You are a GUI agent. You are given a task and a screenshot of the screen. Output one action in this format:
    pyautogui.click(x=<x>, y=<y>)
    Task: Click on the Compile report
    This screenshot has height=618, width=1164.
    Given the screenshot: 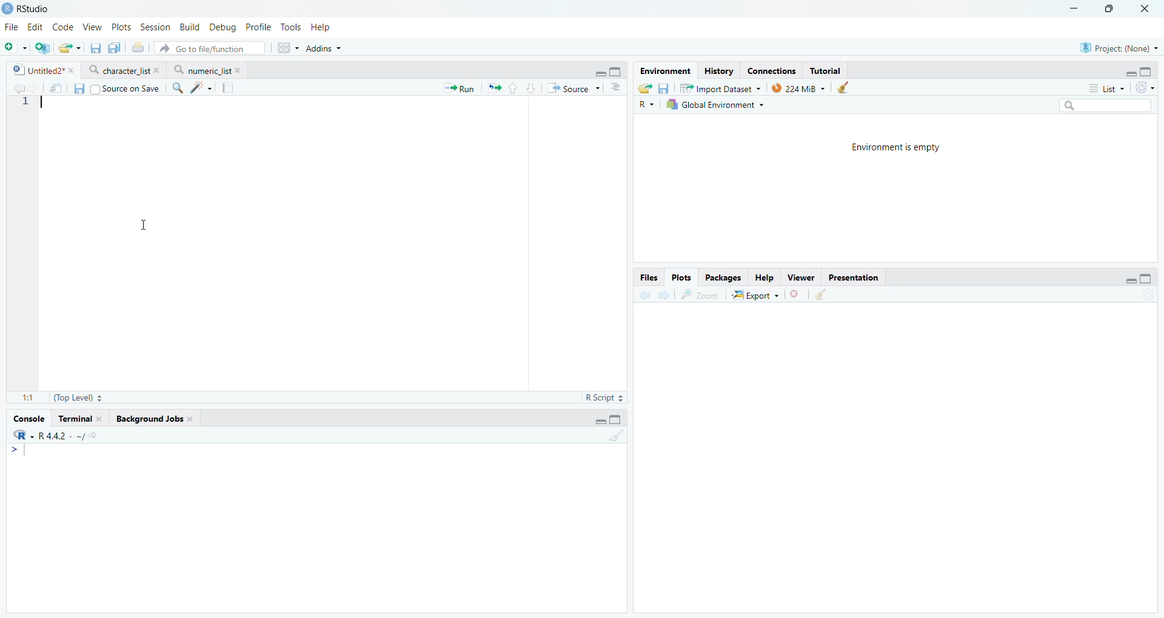 What is the action you would take?
    pyautogui.click(x=229, y=88)
    